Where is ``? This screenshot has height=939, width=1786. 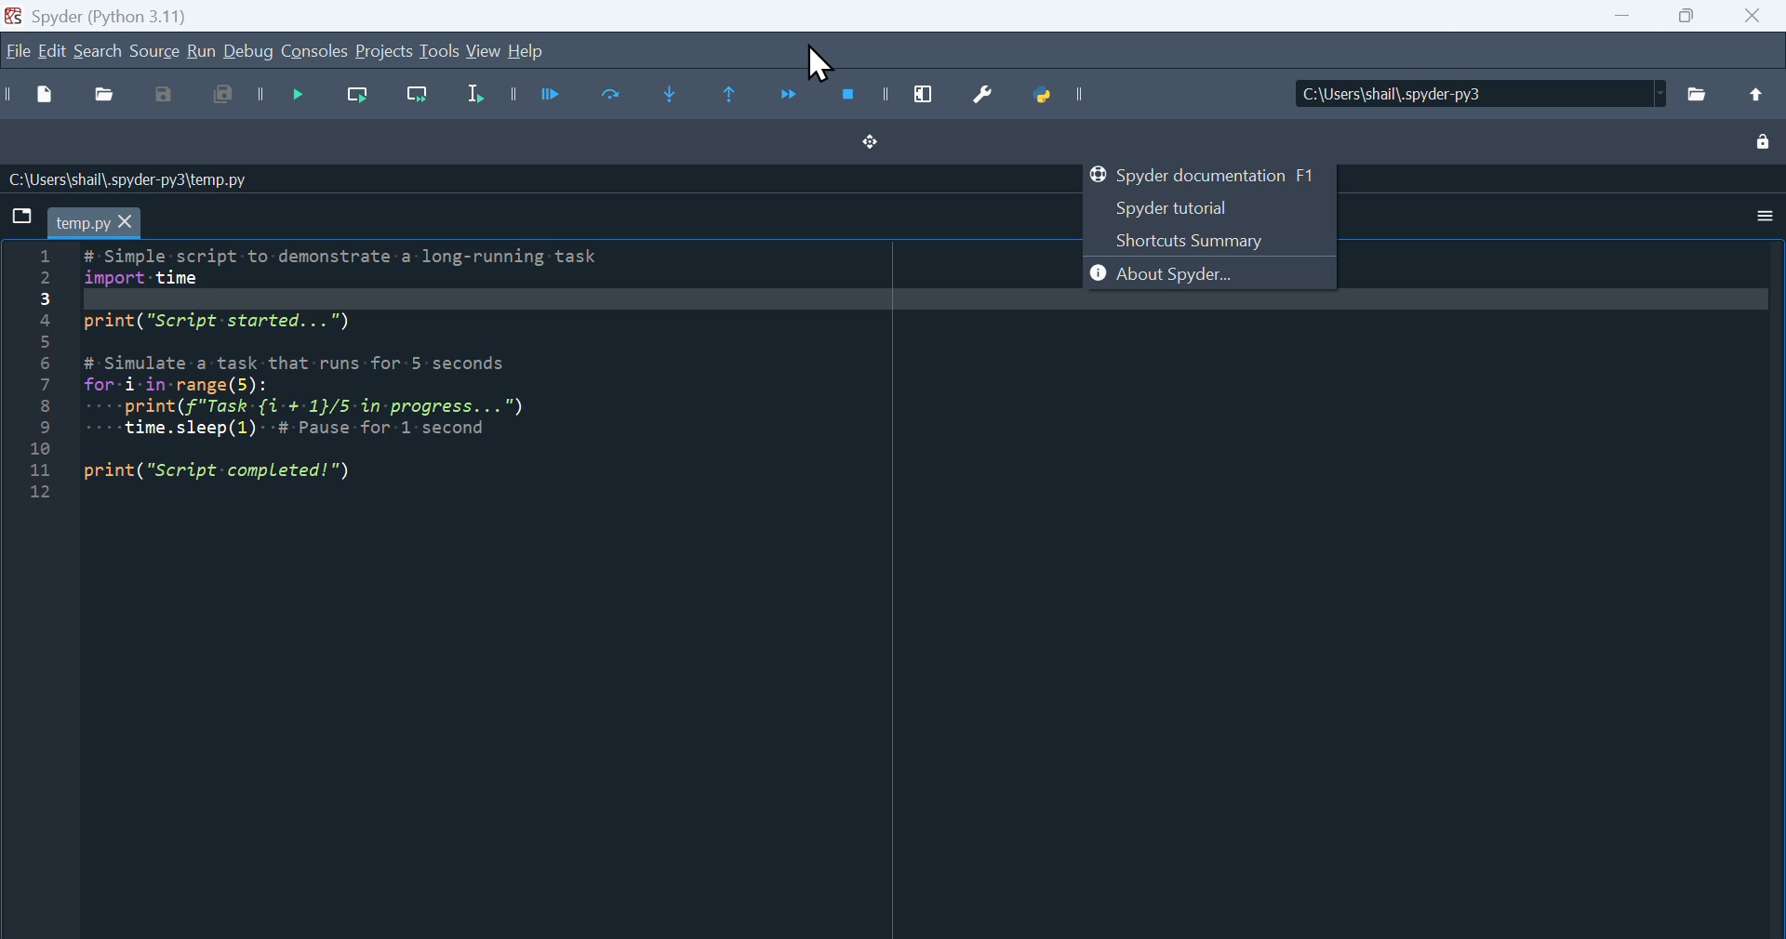  is located at coordinates (1682, 20).